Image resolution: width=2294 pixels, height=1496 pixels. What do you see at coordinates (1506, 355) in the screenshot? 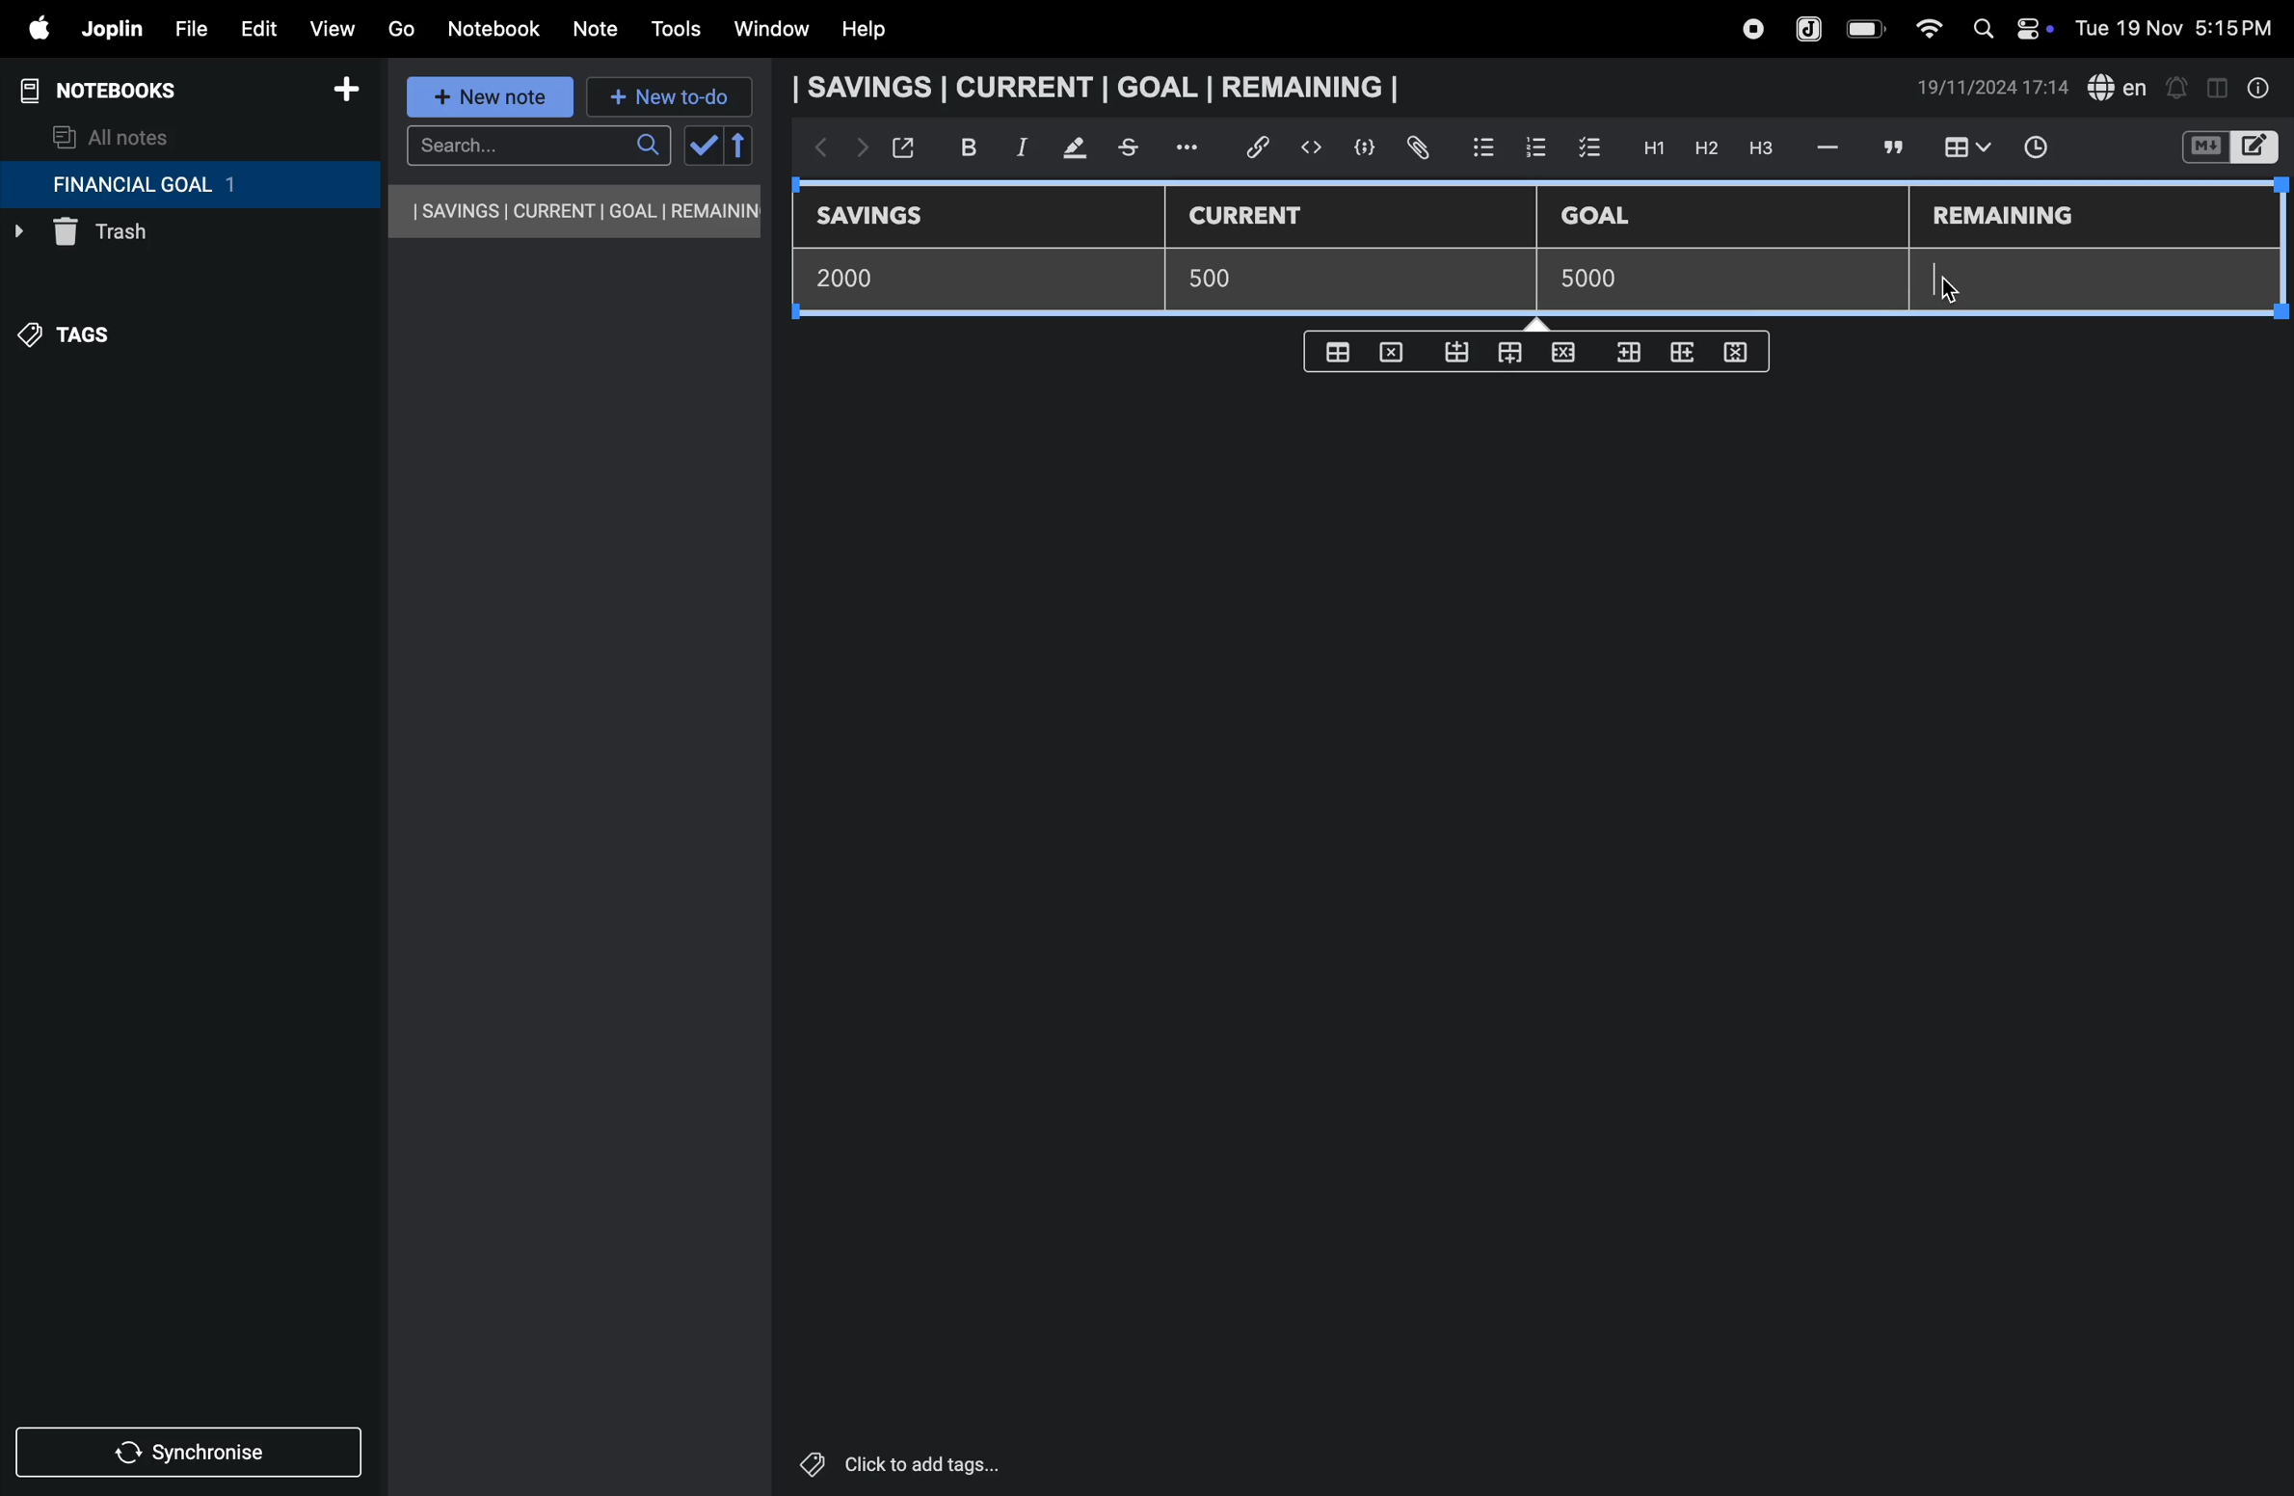
I see `from top` at bounding box center [1506, 355].